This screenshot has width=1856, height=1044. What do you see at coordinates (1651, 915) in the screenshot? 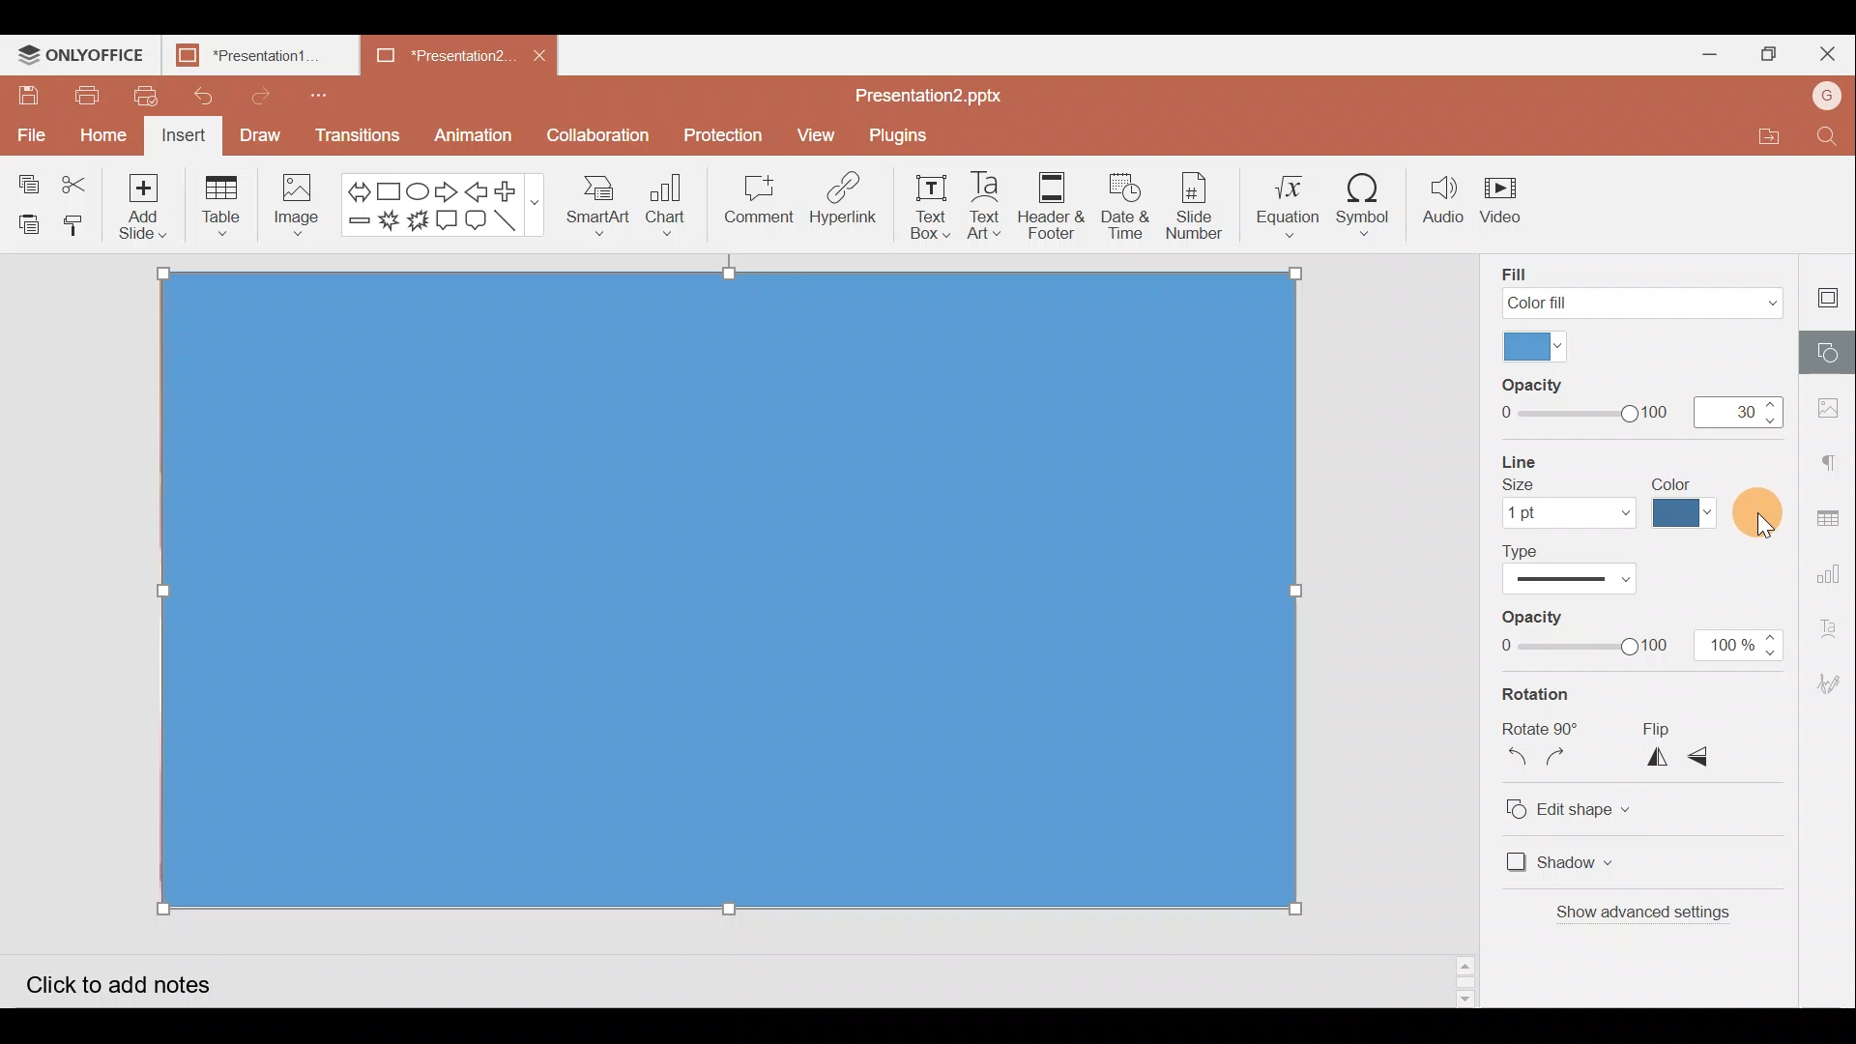
I see `Show advanced settings` at bounding box center [1651, 915].